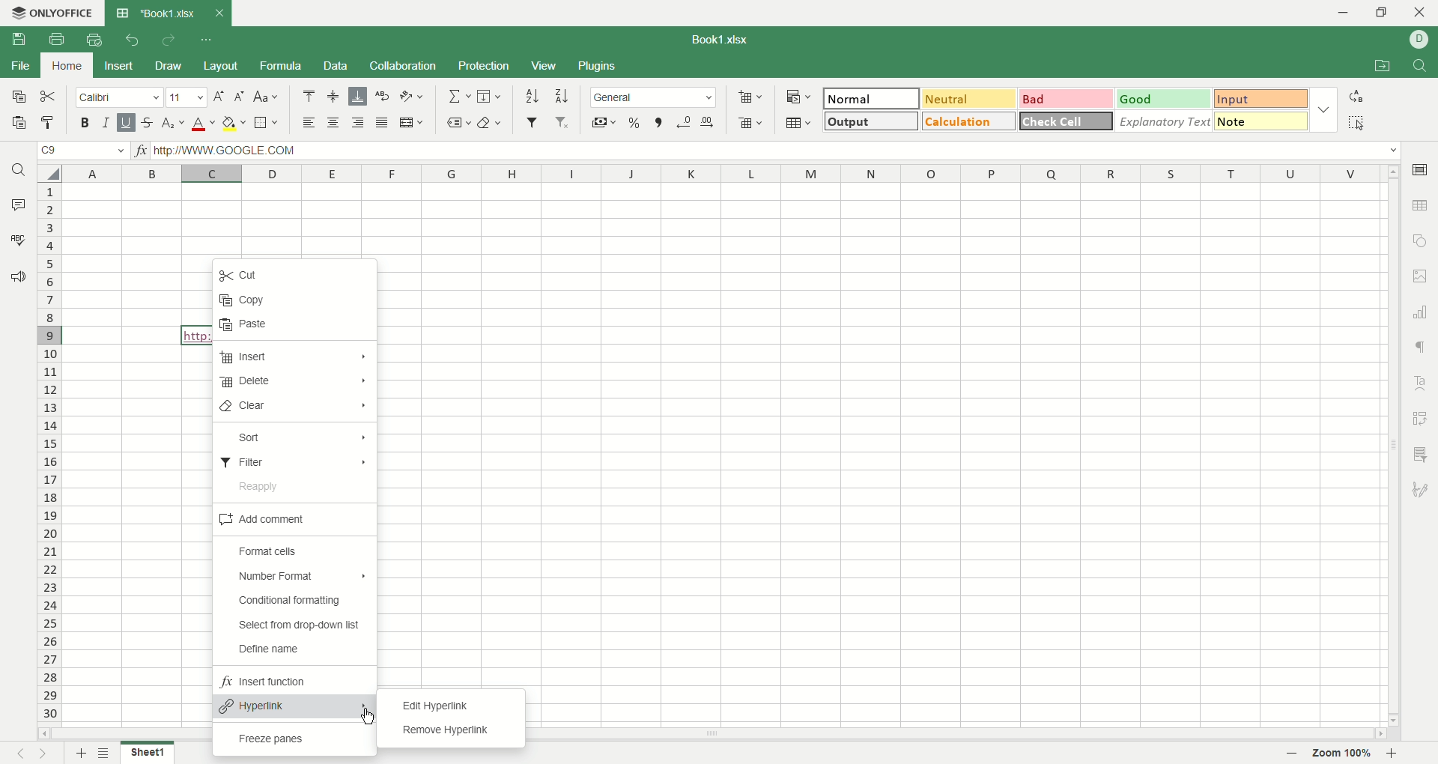 The height and width of the screenshot is (764, 1438). What do you see at coordinates (1420, 416) in the screenshot?
I see `pivot settings` at bounding box center [1420, 416].